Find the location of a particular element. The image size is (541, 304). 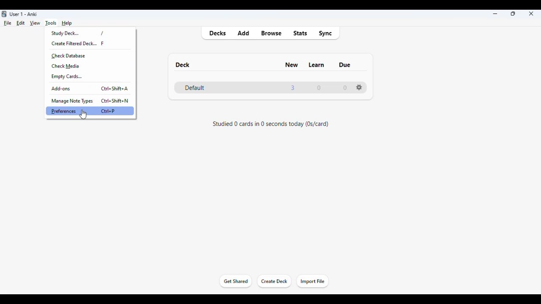

edit is located at coordinates (21, 23).